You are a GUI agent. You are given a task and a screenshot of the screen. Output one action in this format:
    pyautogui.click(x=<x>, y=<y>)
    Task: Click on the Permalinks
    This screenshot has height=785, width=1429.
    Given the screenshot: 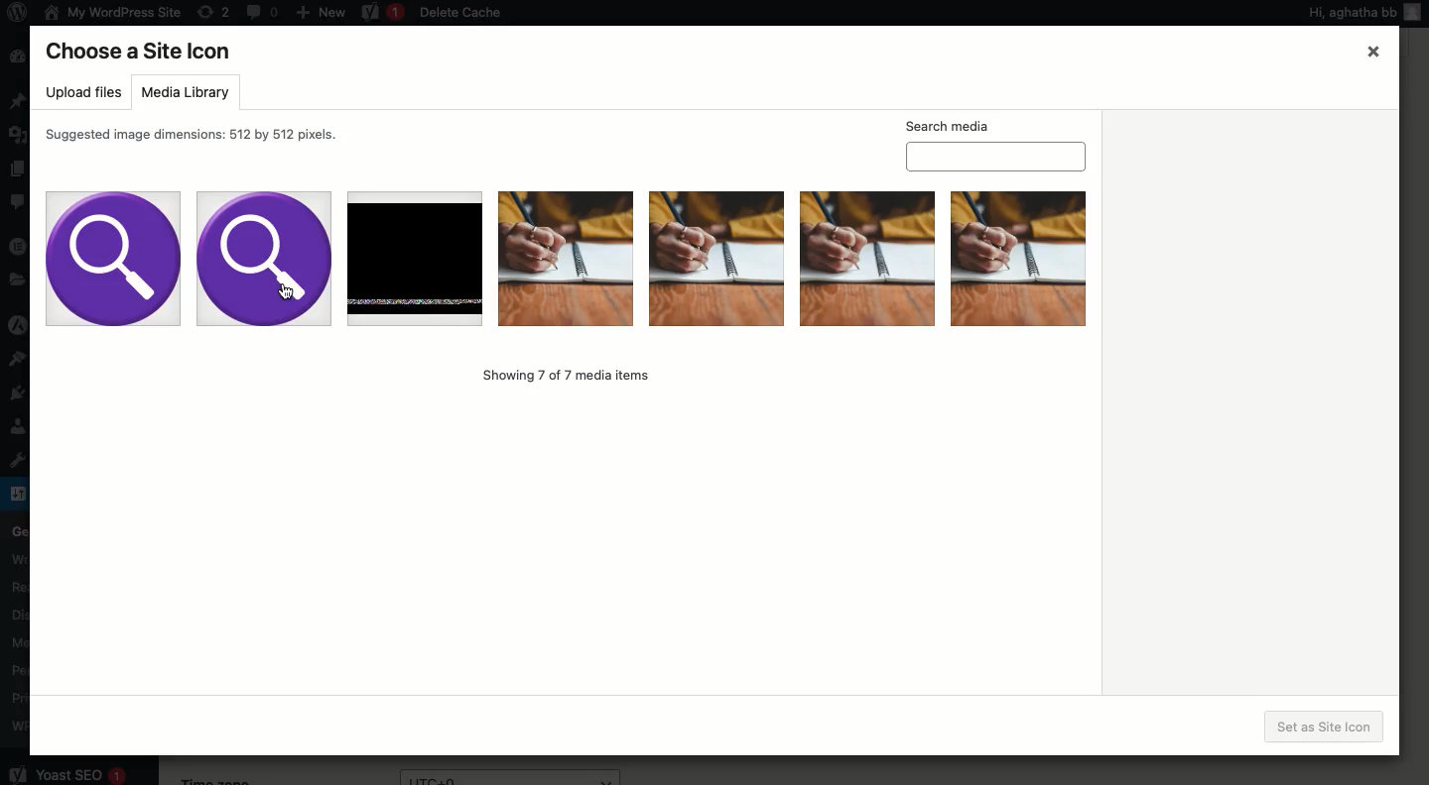 What is the action you would take?
    pyautogui.click(x=25, y=670)
    